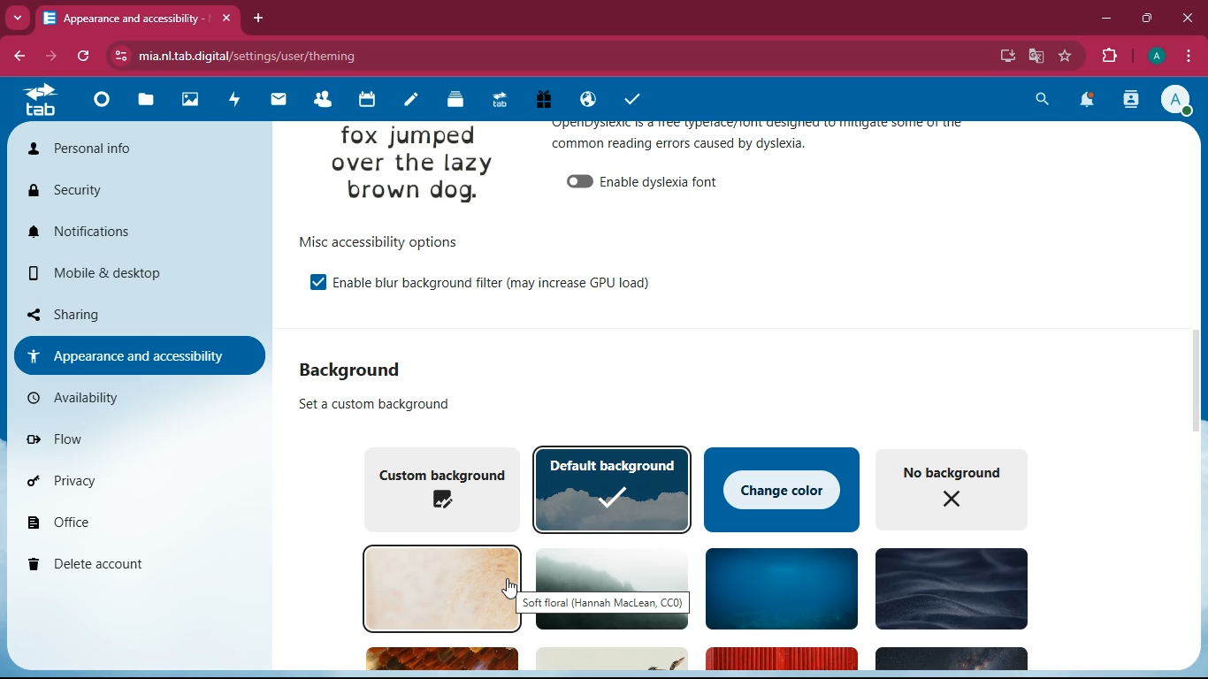 This screenshot has height=679, width=1208. I want to click on images, so click(193, 101).